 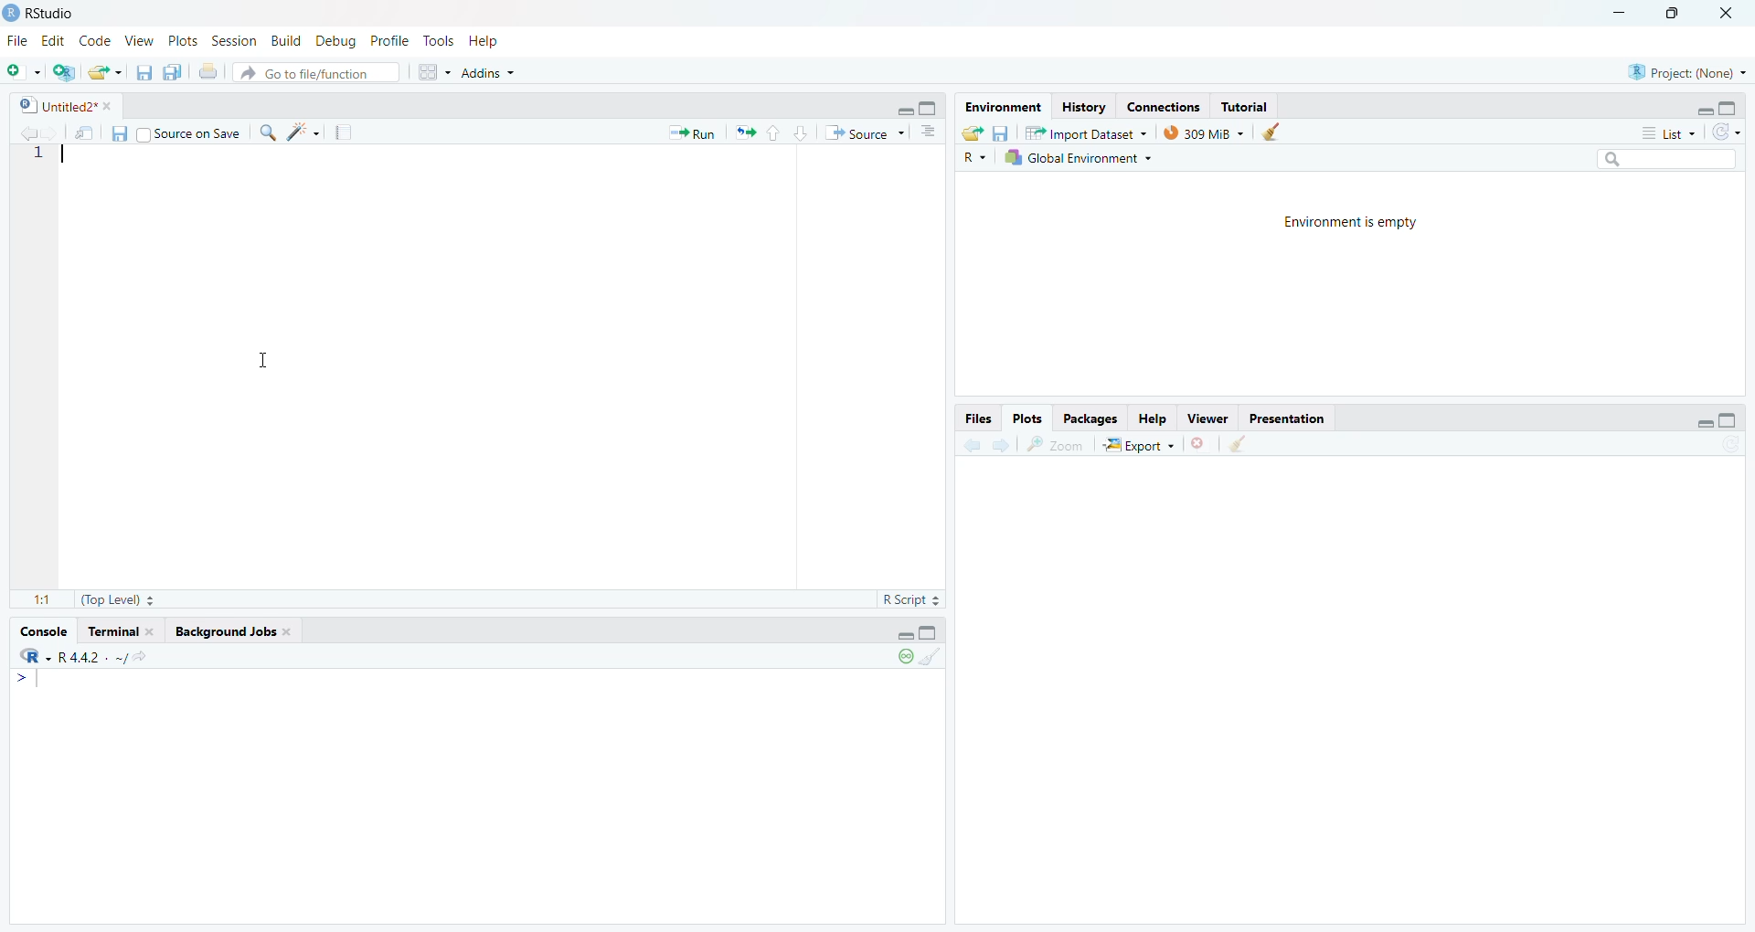 I want to click on files, so click(x=140, y=74).